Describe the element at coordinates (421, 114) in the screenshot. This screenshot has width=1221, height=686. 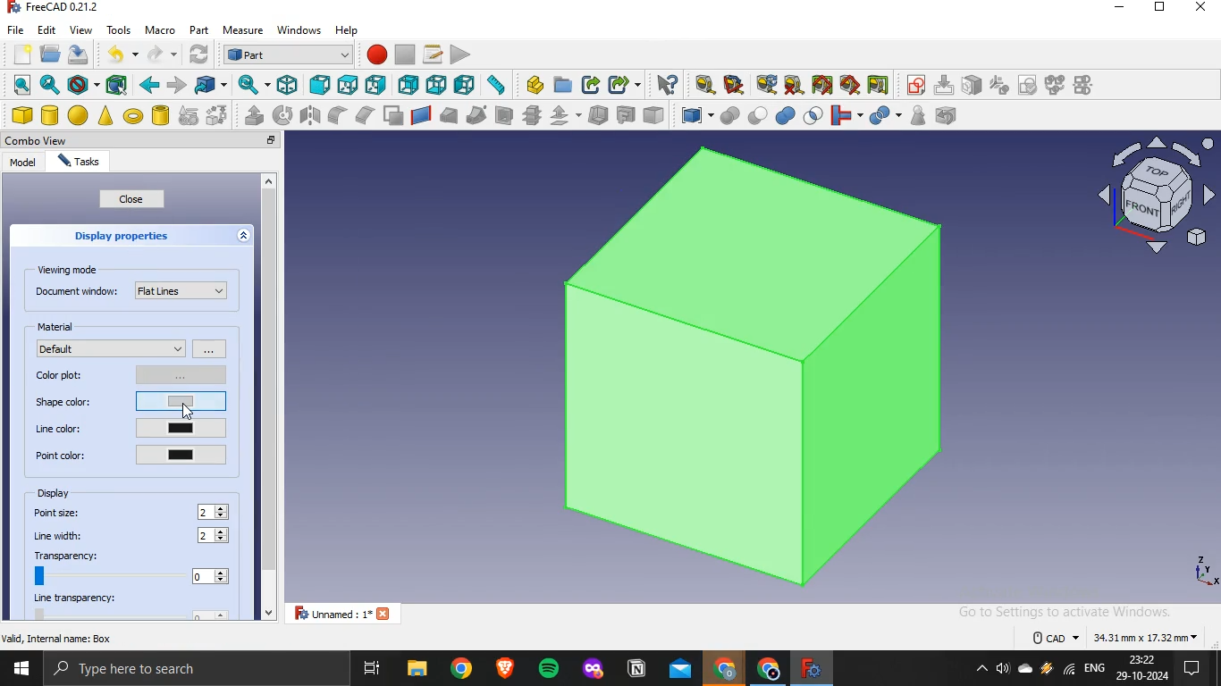
I see `create a ruled surface` at that location.